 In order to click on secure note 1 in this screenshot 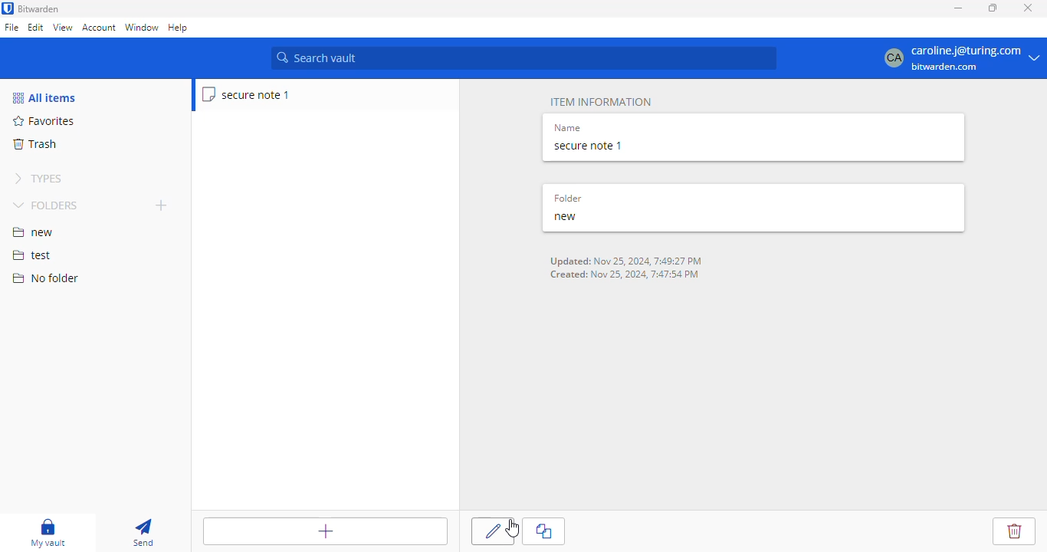, I will do `click(247, 94)`.